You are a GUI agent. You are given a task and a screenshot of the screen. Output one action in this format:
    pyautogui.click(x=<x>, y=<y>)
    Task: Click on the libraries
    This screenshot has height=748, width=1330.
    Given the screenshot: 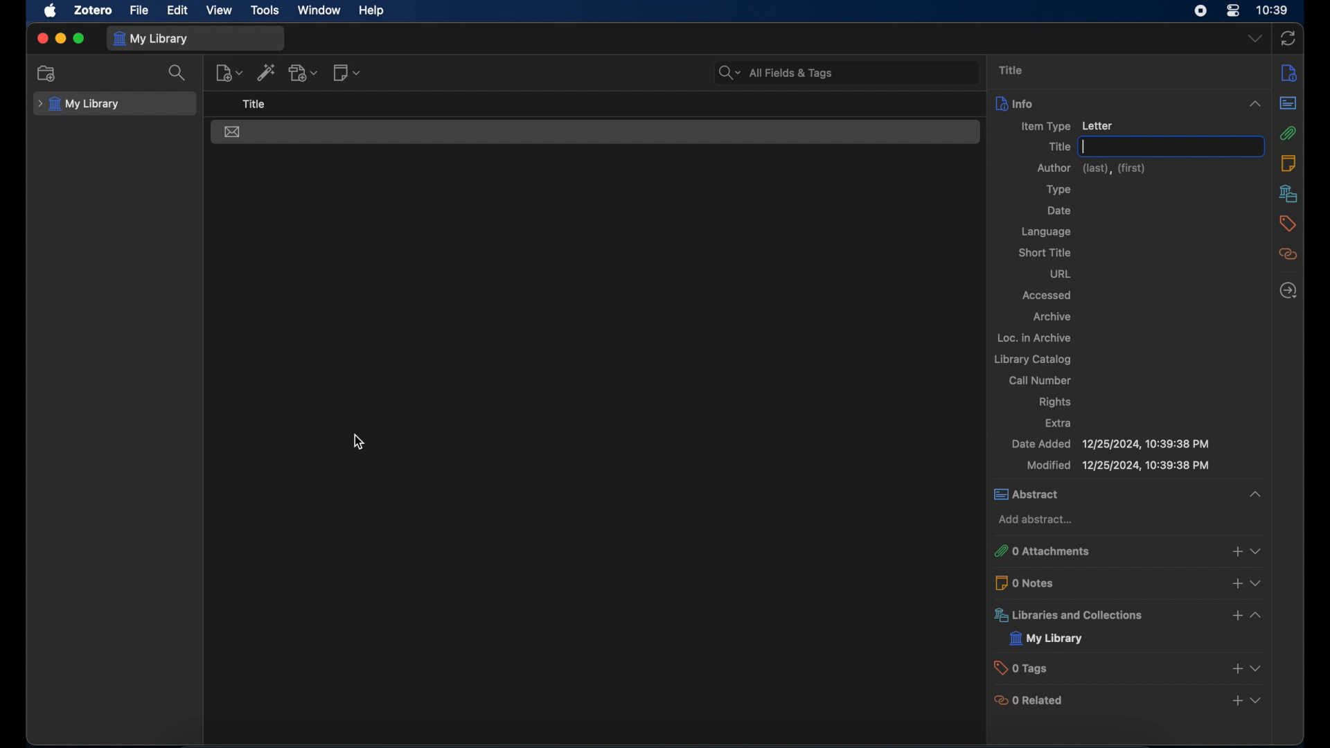 What is the action you would take?
    pyautogui.click(x=1067, y=614)
    